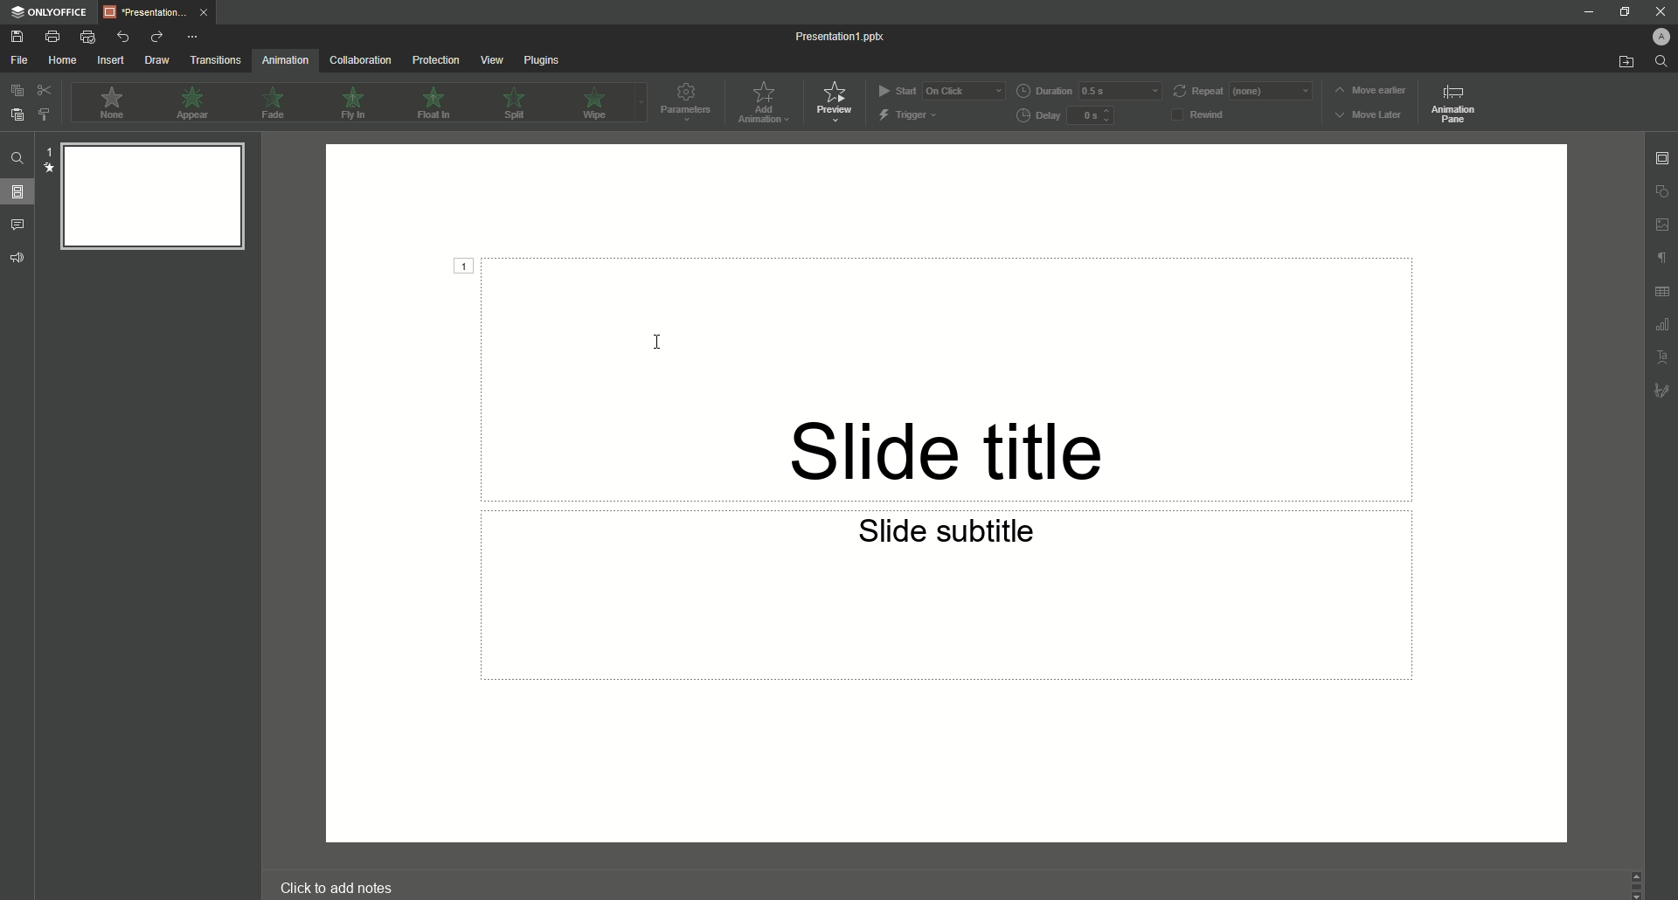  What do you see at coordinates (17, 257) in the screenshot?
I see `Feedback` at bounding box center [17, 257].